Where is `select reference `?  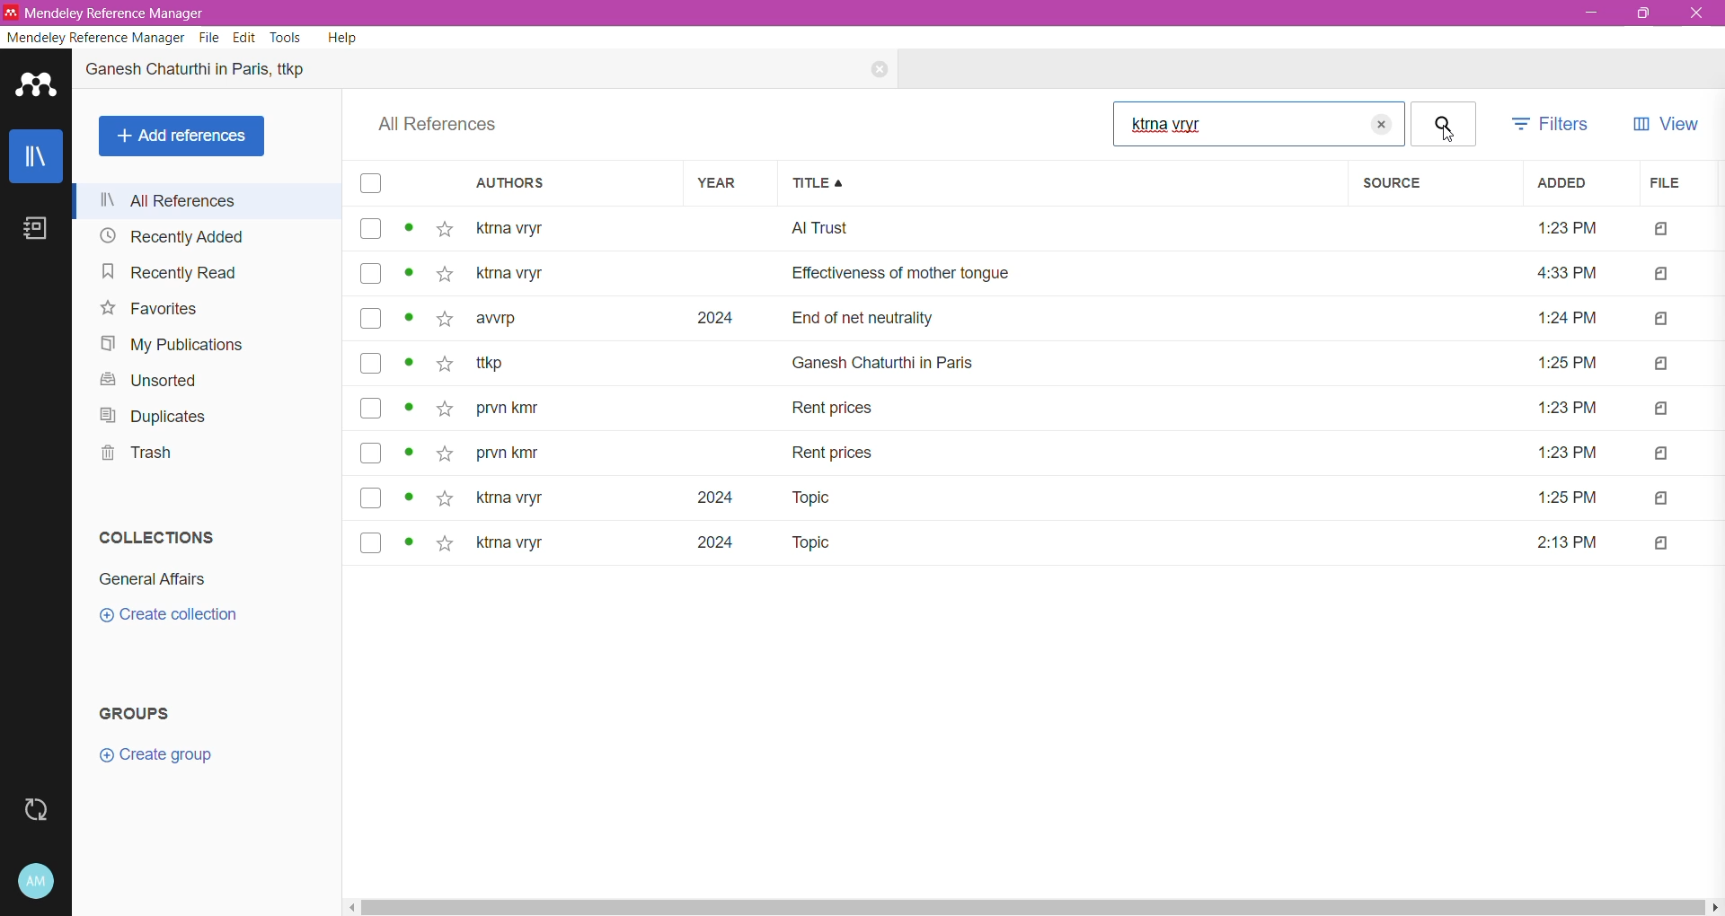 select reference  is located at coordinates (372, 542).